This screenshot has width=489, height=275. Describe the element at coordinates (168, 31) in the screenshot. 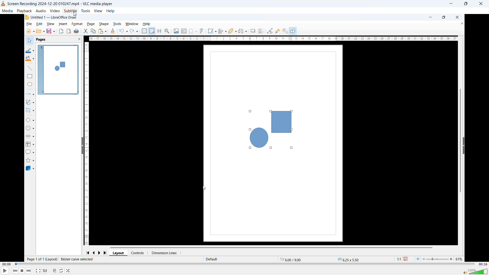

I see `zoom and pan` at that location.